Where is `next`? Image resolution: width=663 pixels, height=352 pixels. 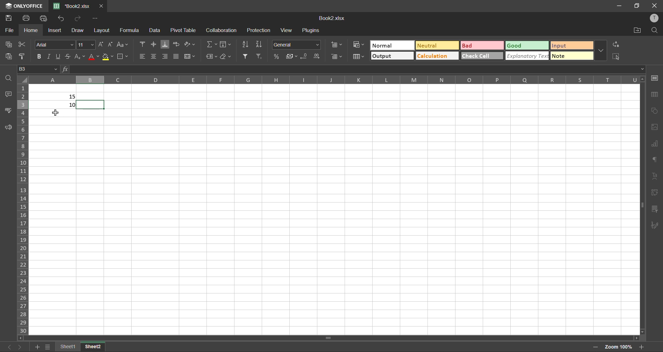 next is located at coordinates (20, 346).